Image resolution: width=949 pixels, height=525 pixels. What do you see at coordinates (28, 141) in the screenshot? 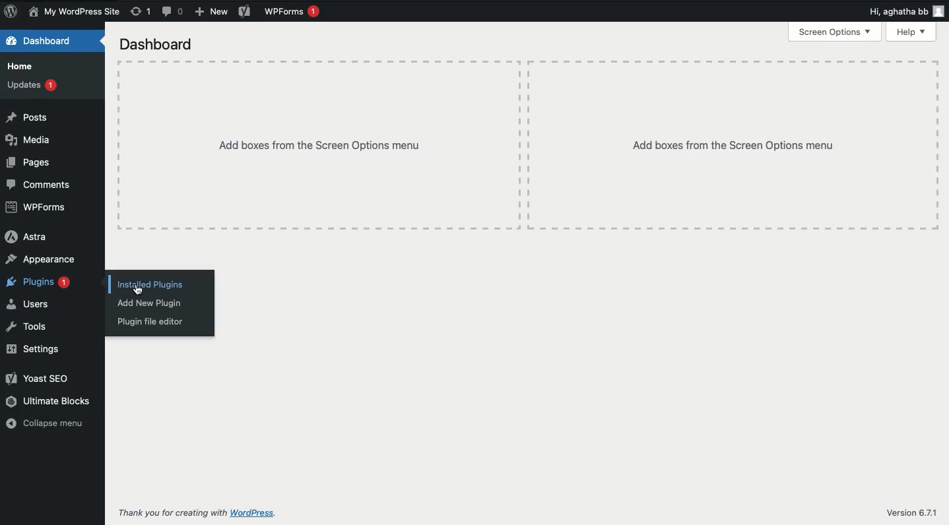
I see `Media` at bounding box center [28, 141].